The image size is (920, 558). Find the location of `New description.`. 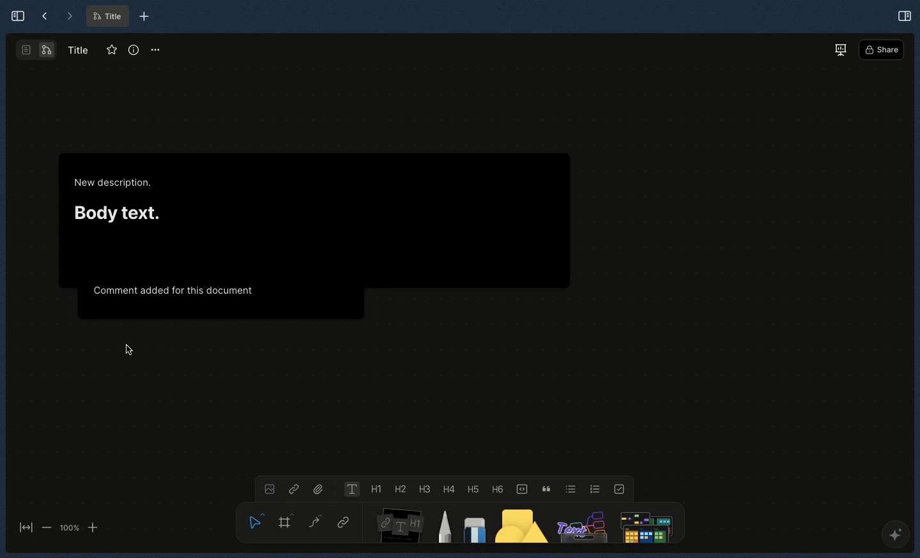

New description. is located at coordinates (114, 183).